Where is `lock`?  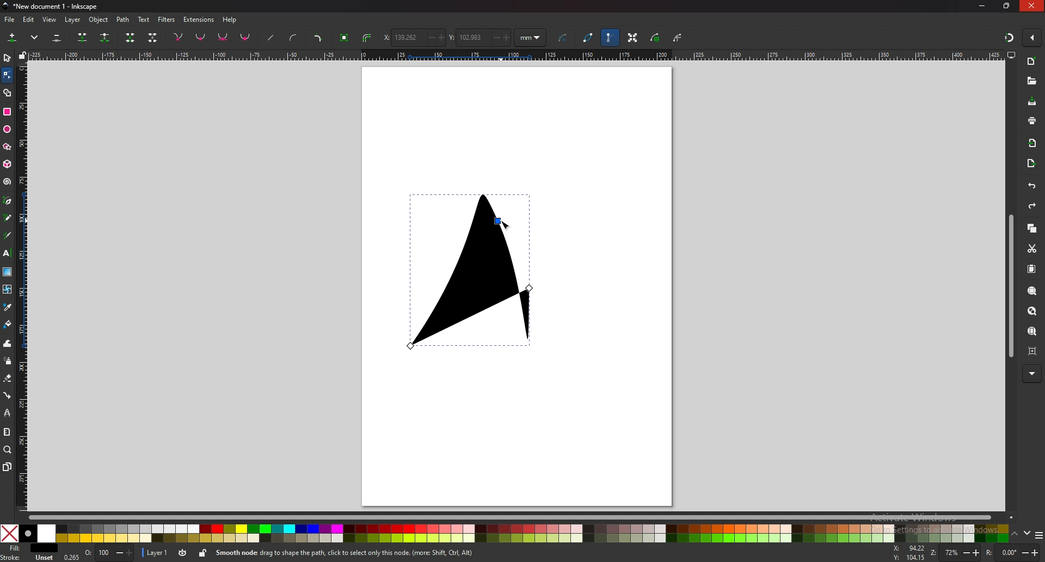
lock is located at coordinates (204, 553).